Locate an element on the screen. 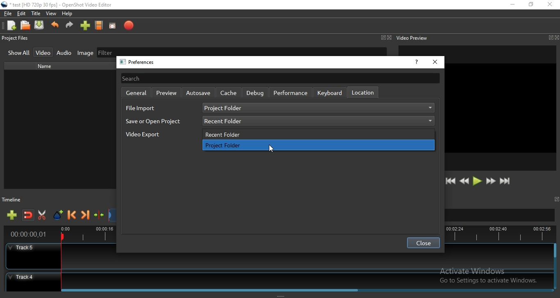  Help is located at coordinates (69, 14).